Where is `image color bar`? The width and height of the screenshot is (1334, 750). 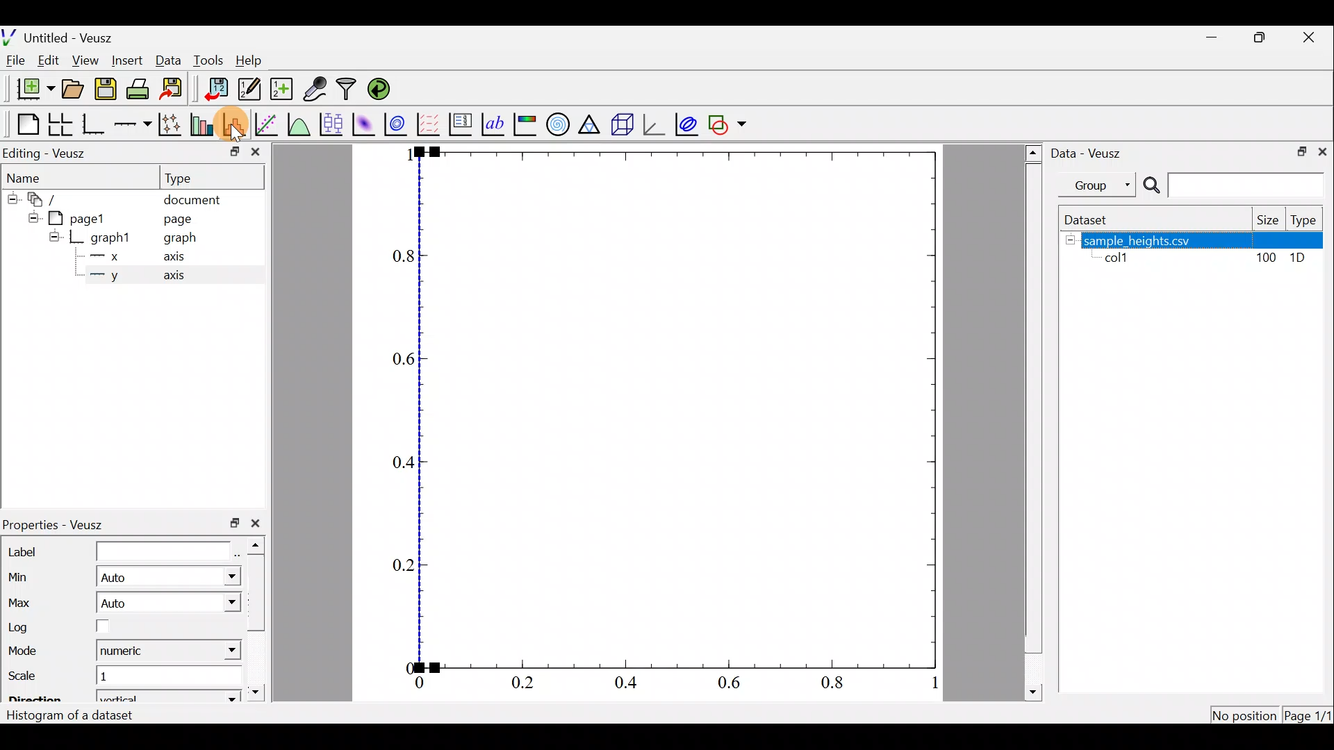
image color bar is located at coordinates (527, 124).